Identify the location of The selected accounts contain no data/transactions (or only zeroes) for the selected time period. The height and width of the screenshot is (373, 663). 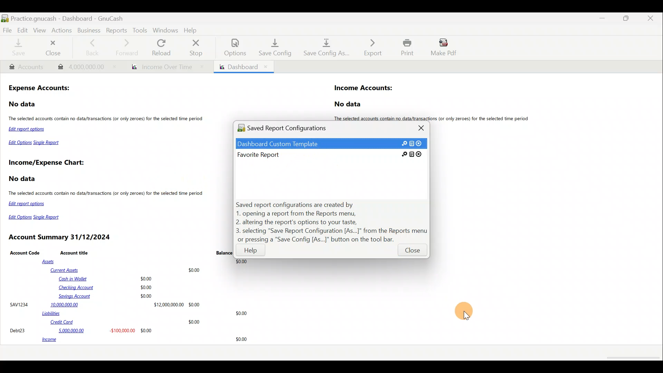
(434, 118).